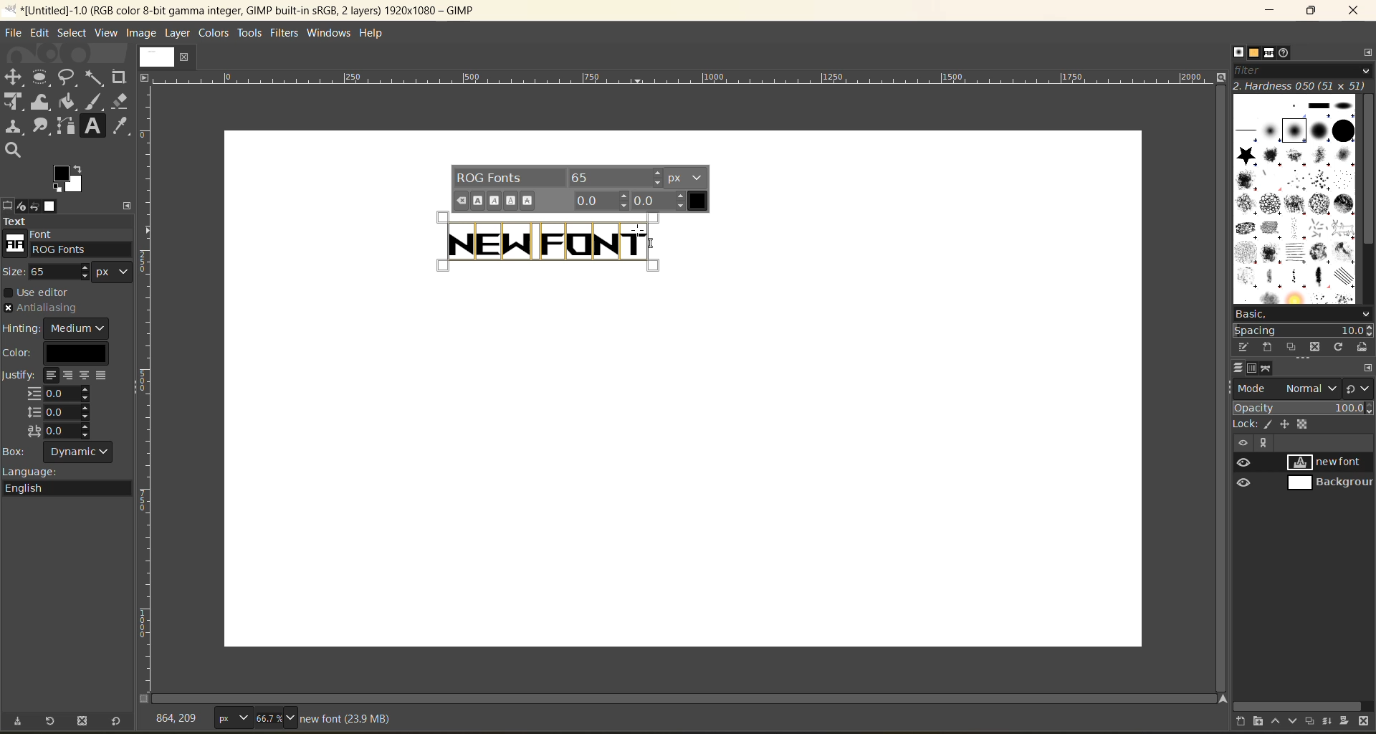 The height and width of the screenshot is (734, 1376). I want to click on filters, so click(285, 36).